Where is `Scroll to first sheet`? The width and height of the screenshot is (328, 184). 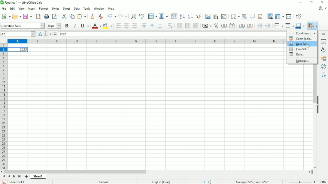 Scroll to first sheet is located at coordinates (4, 176).